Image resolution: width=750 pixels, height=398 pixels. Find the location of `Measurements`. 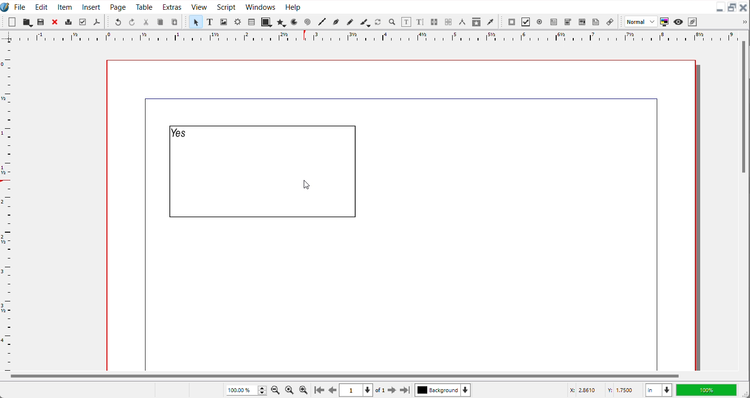

Measurements is located at coordinates (462, 22).